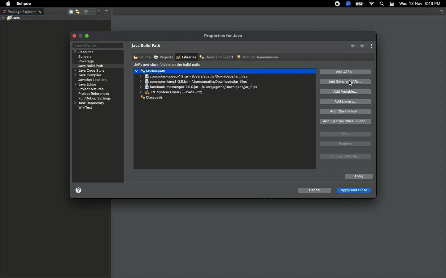 This screenshot has height=278, width=446. I want to click on Minimize, so click(99, 12).